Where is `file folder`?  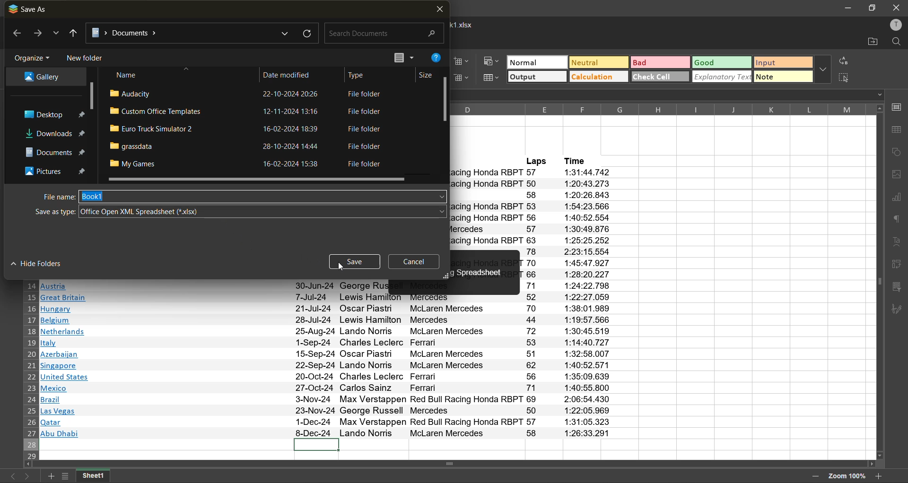 file folder is located at coordinates (371, 129).